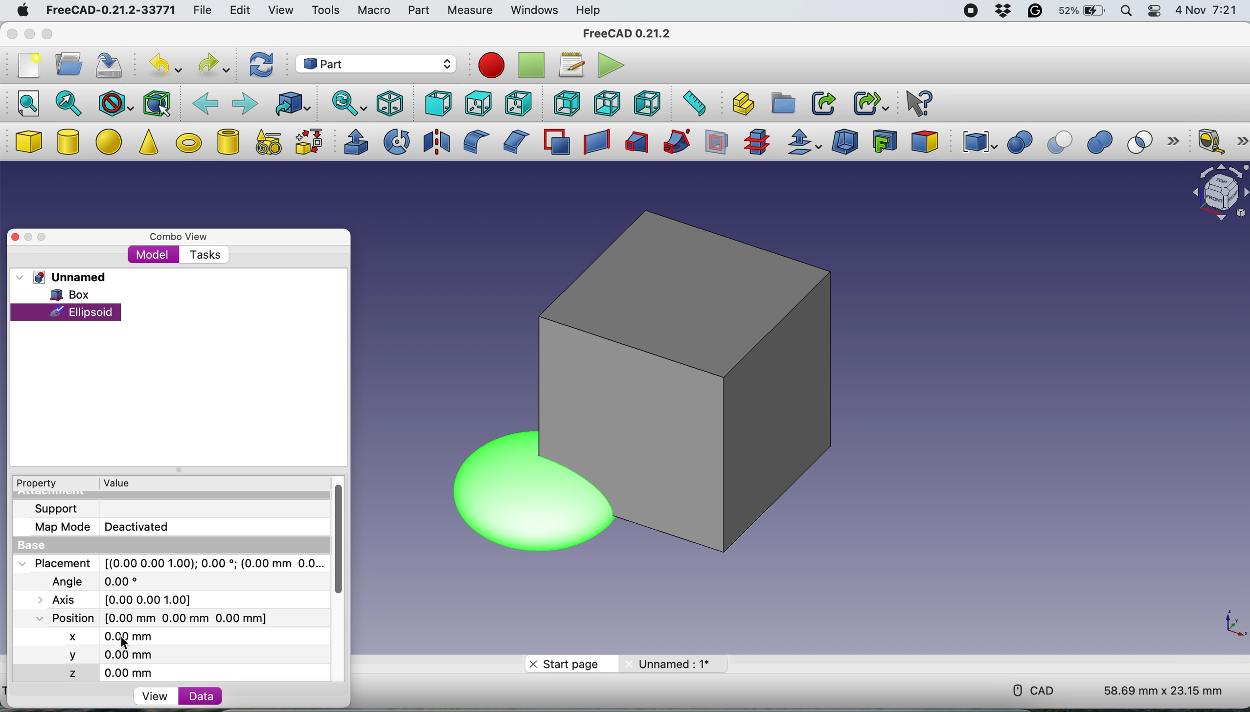 This screenshot has width=1250, height=712. I want to click on ellipsoide, so click(490, 492).